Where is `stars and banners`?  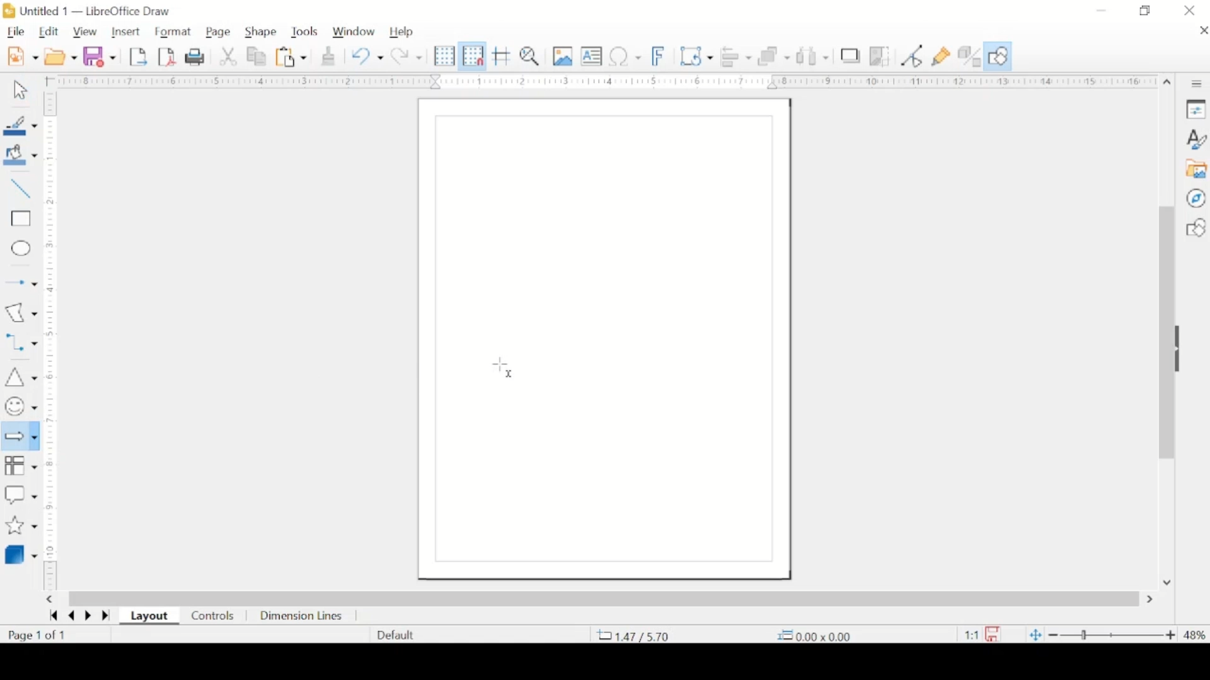
stars and banners is located at coordinates (21, 526).